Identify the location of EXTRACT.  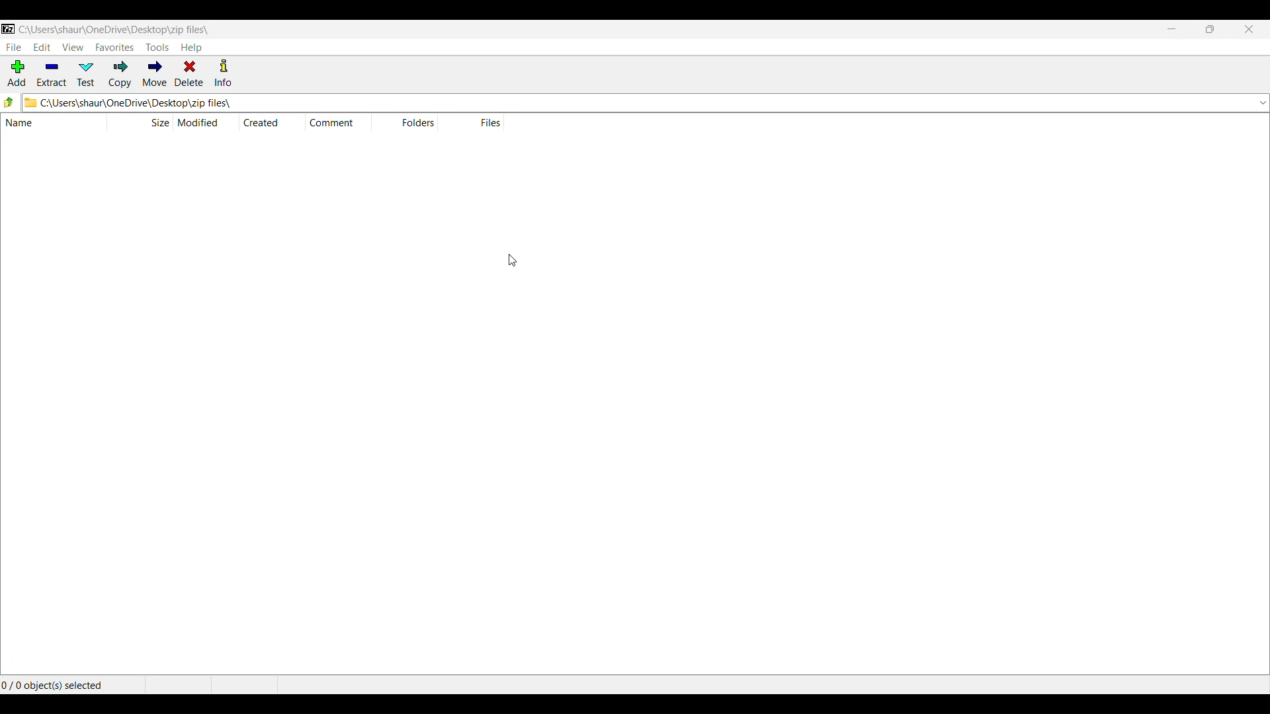
(51, 75).